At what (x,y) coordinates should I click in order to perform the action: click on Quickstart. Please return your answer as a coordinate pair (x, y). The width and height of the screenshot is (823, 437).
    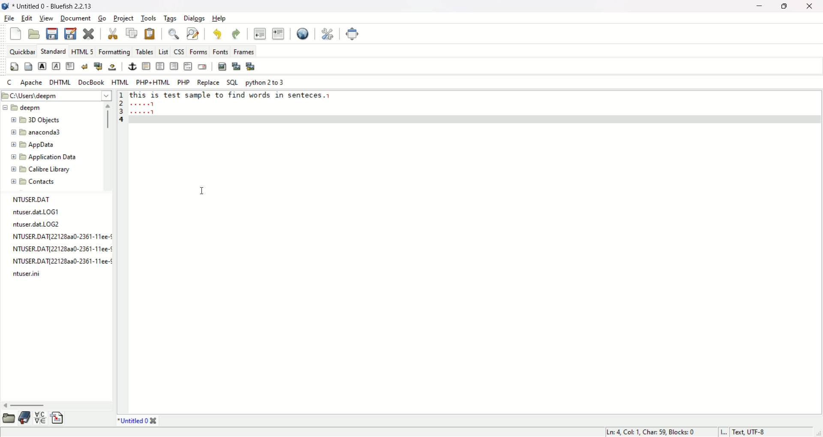
    Looking at the image, I should click on (14, 66).